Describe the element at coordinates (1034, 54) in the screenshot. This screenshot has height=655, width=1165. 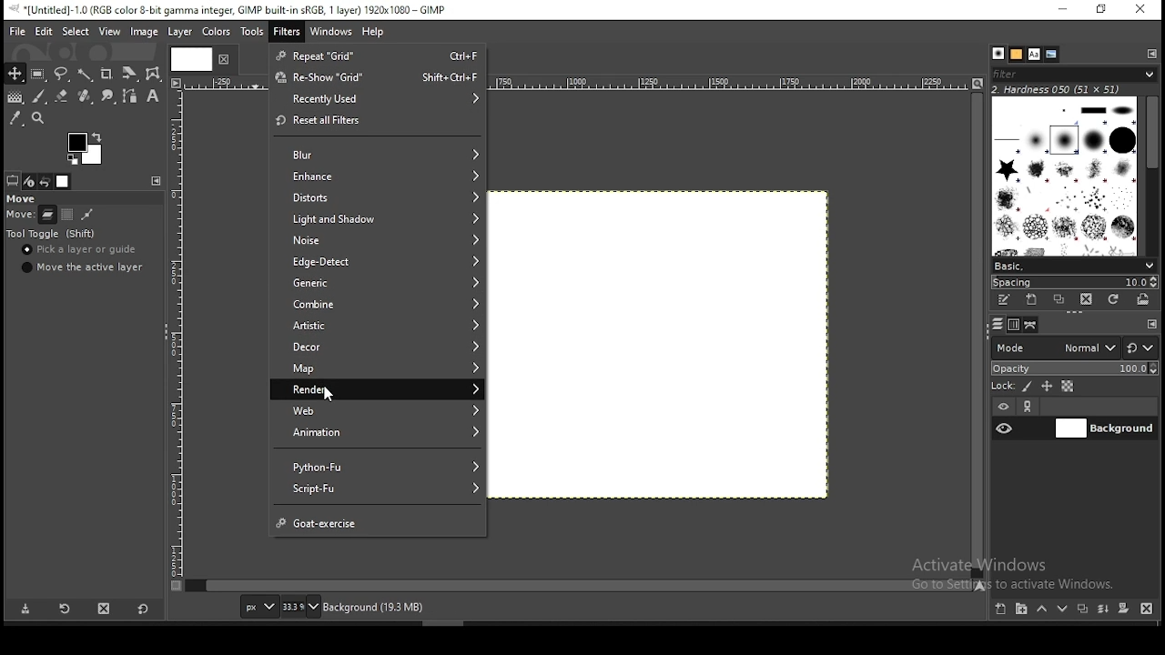
I see `fonts` at that location.